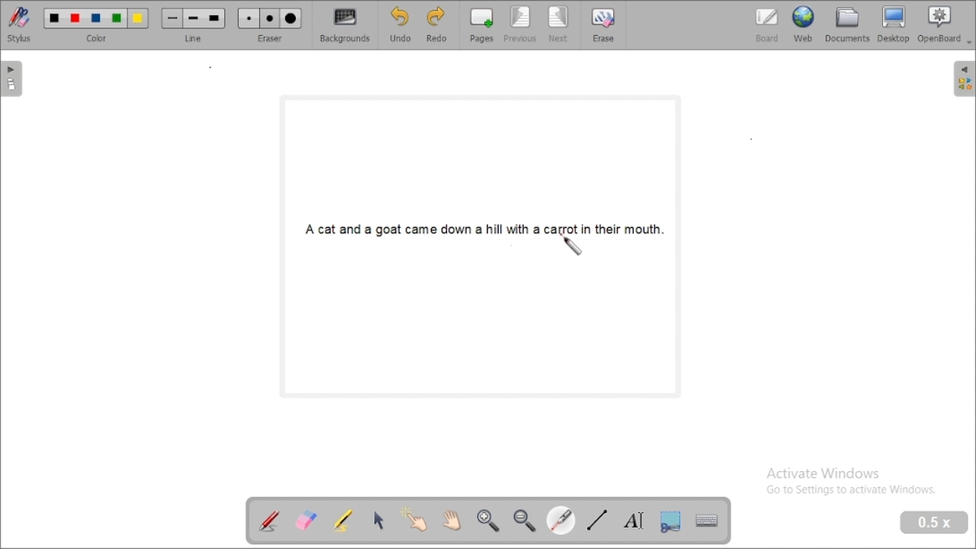 The height and width of the screenshot is (549, 976). Describe the element at coordinates (328, 230) in the screenshot. I see `Cat` at that location.